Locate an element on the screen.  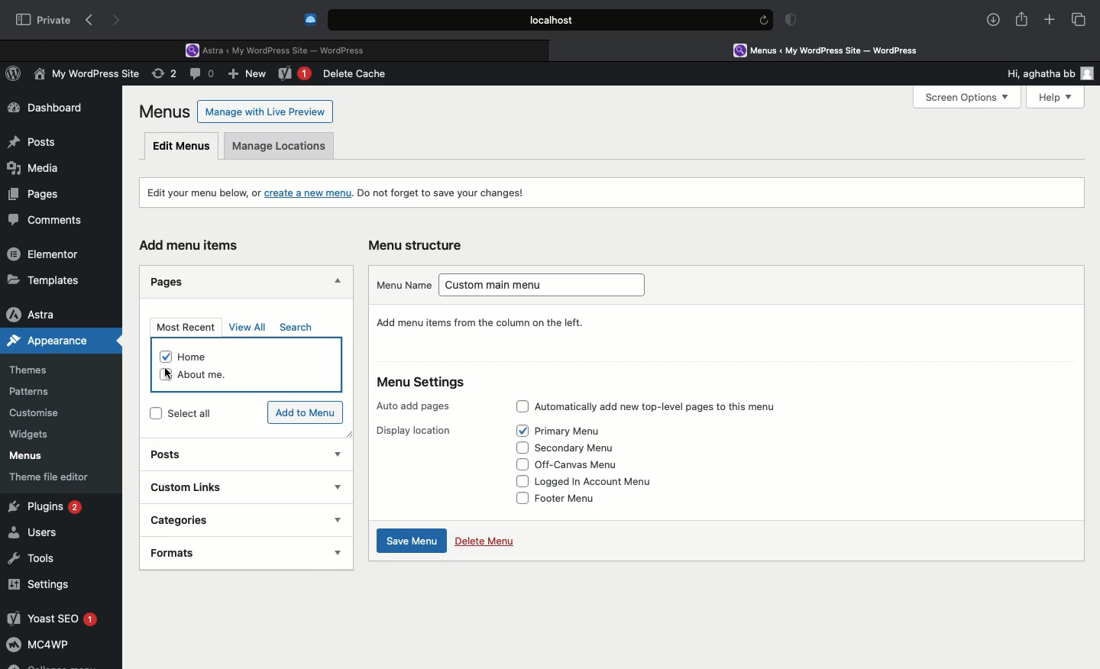
Display location is located at coordinates (419, 429).